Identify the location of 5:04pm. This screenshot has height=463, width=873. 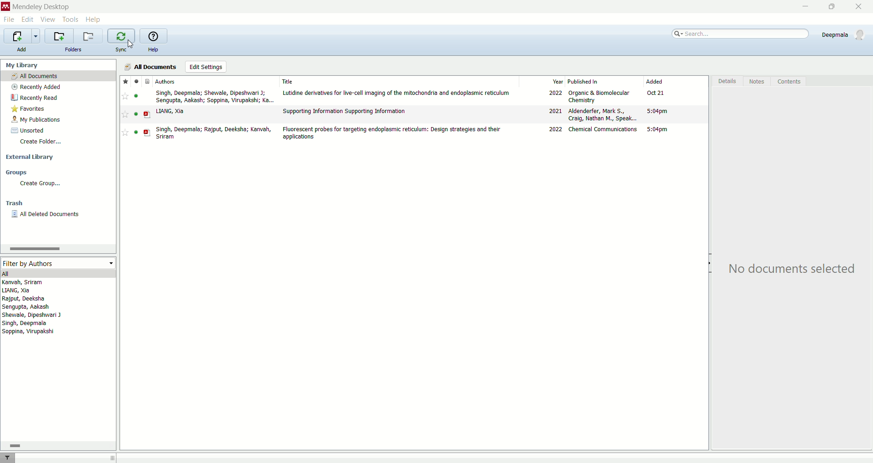
(657, 130).